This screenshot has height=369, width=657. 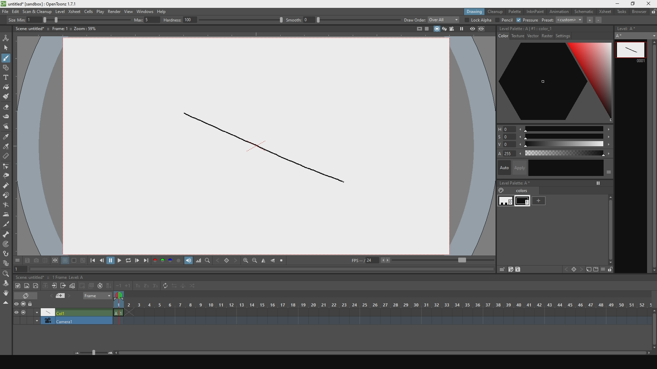 What do you see at coordinates (520, 269) in the screenshot?
I see `save` at bounding box center [520, 269].